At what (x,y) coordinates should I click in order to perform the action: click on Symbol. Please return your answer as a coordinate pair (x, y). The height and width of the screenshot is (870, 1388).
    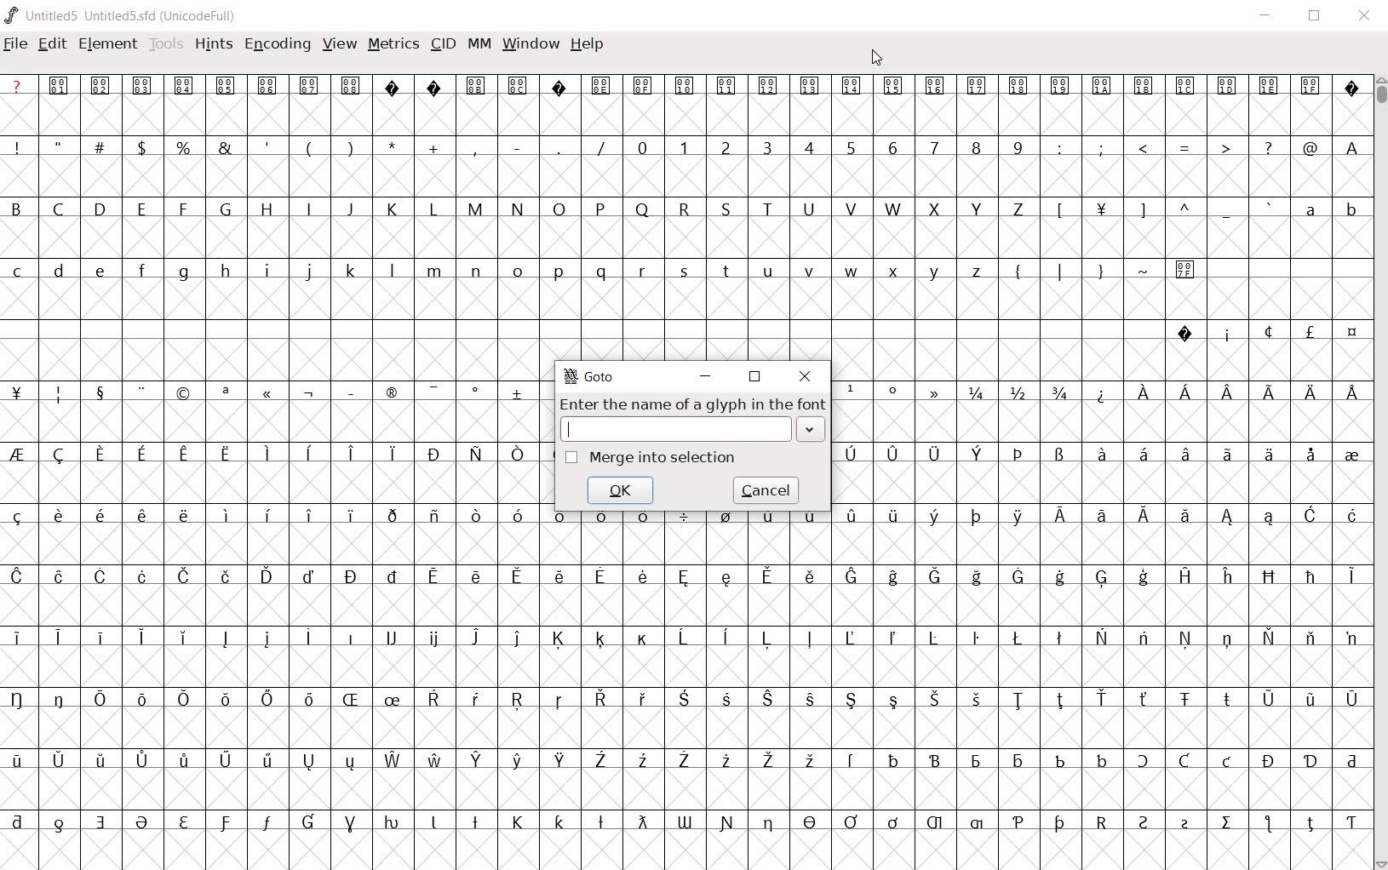
    Looking at the image, I should click on (892, 638).